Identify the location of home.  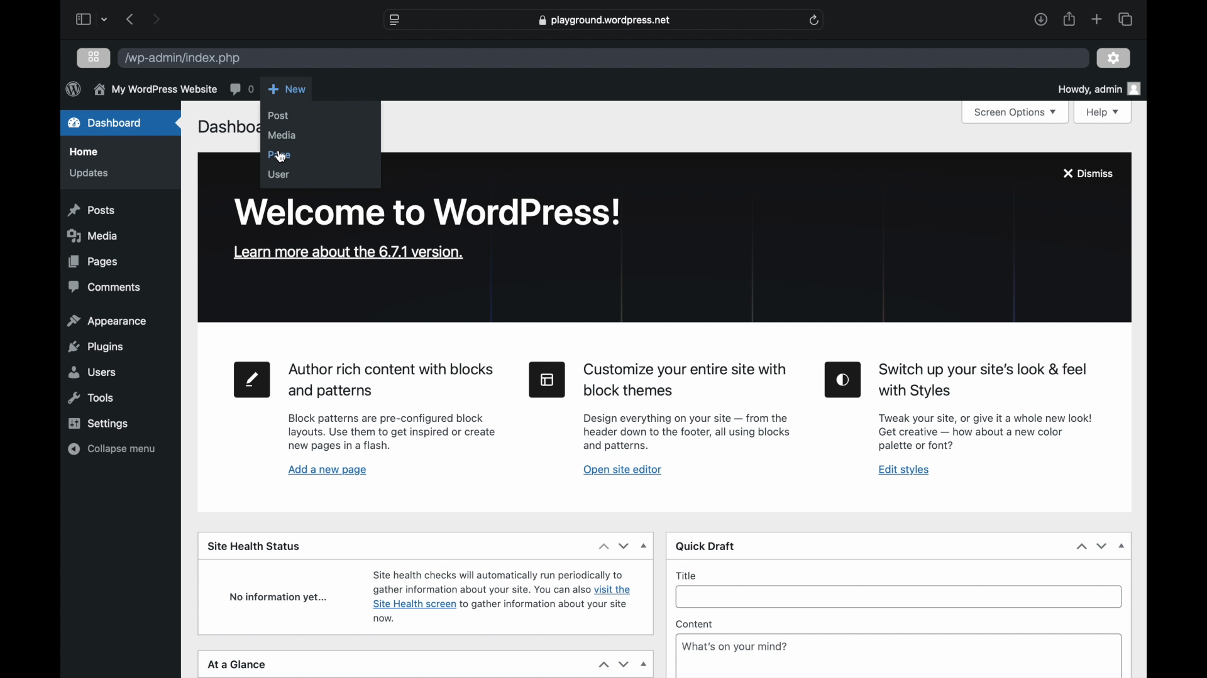
(84, 152).